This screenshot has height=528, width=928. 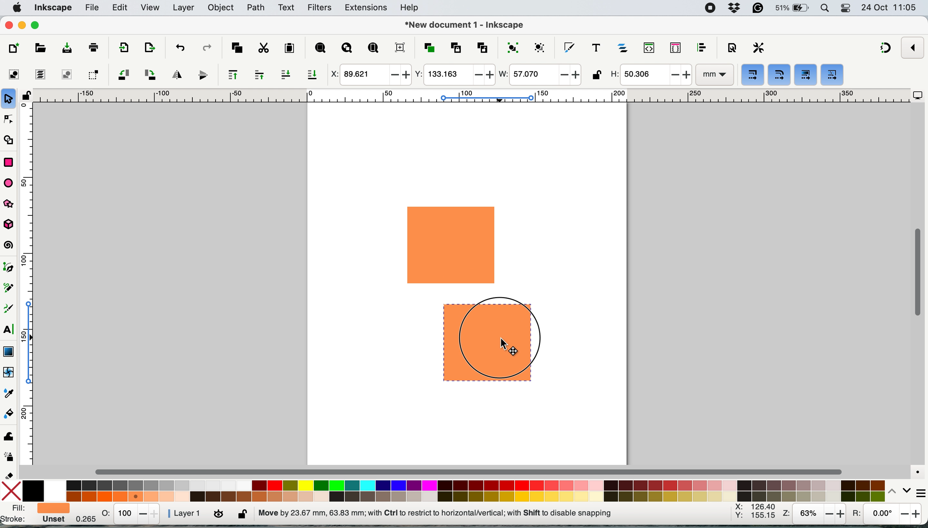 What do you see at coordinates (286, 75) in the screenshot?
I see `lower selection one step` at bounding box center [286, 75].